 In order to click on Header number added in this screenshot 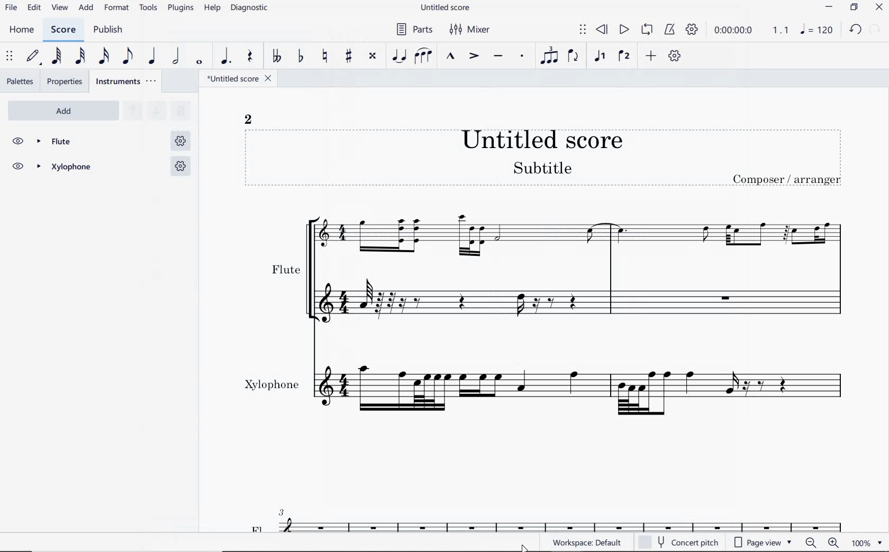, I will do `click(249, 117)`.